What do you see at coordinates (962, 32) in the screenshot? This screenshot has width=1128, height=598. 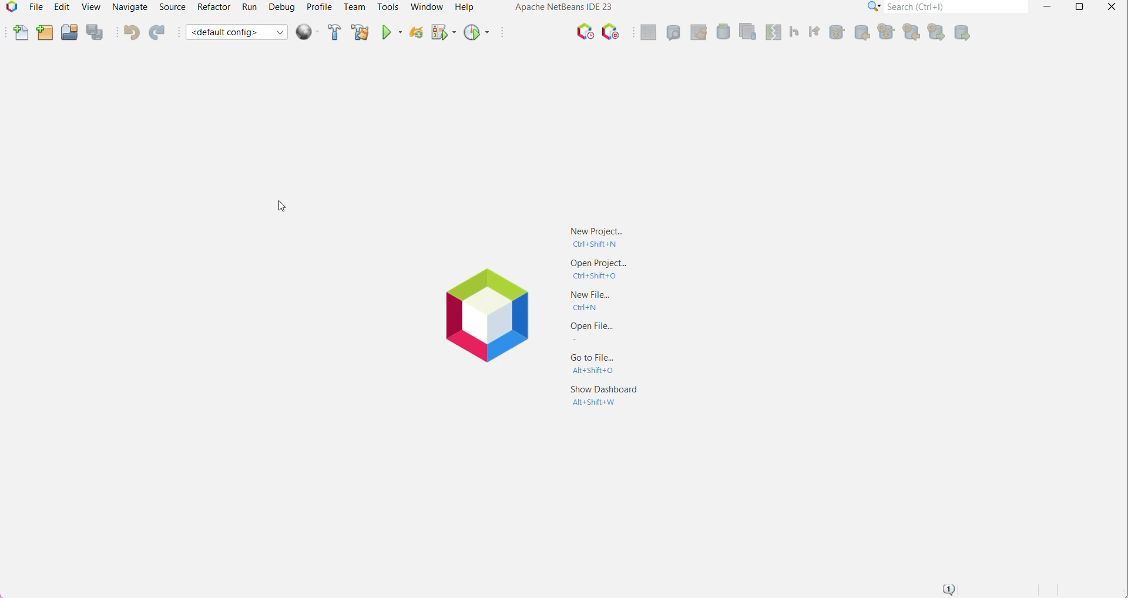 I see `Pust to Upstream` at bounding box center [962, 32].